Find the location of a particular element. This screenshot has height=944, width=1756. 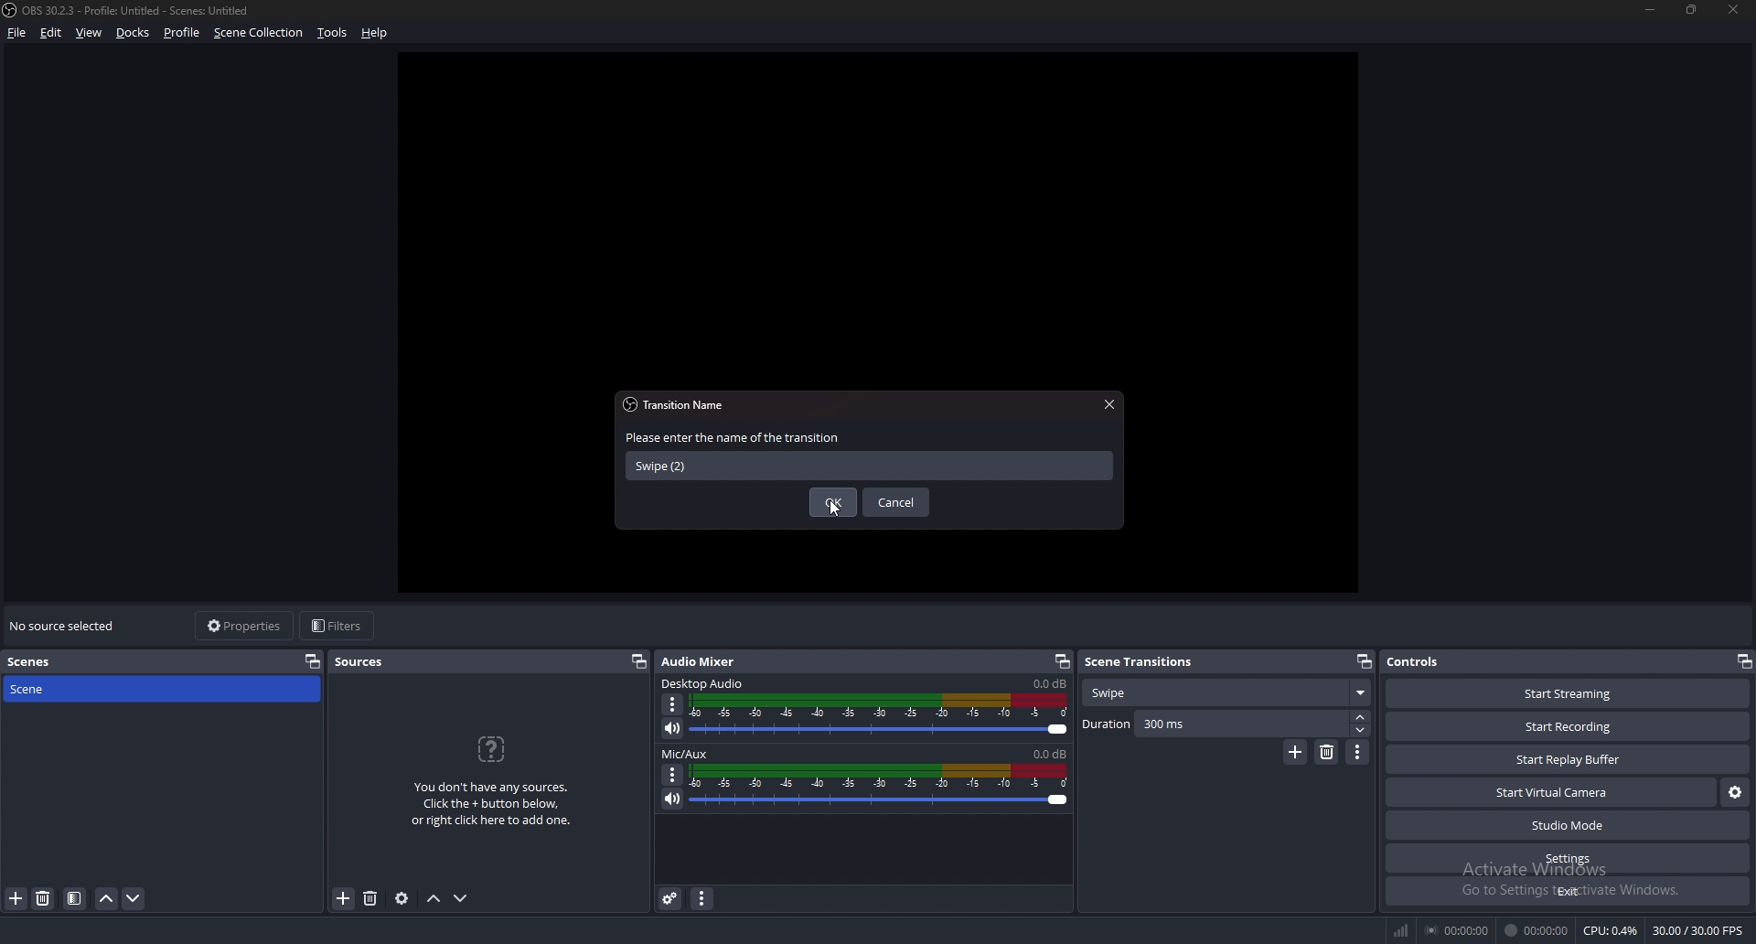

transition name is located at coordinates (677, 404).